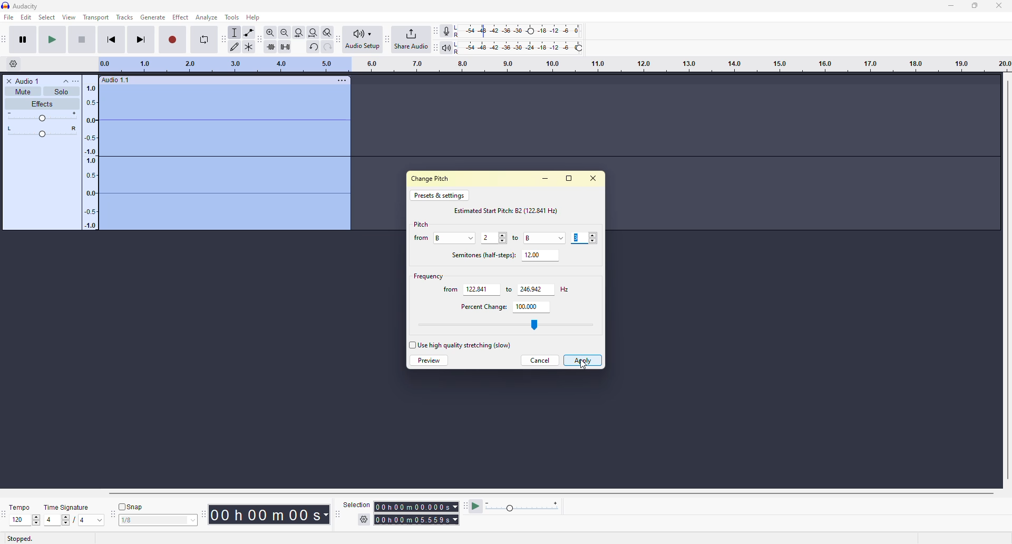 The width and height of the screenshot is (1012, 544). I want to click on play meter, so click(523, 507).